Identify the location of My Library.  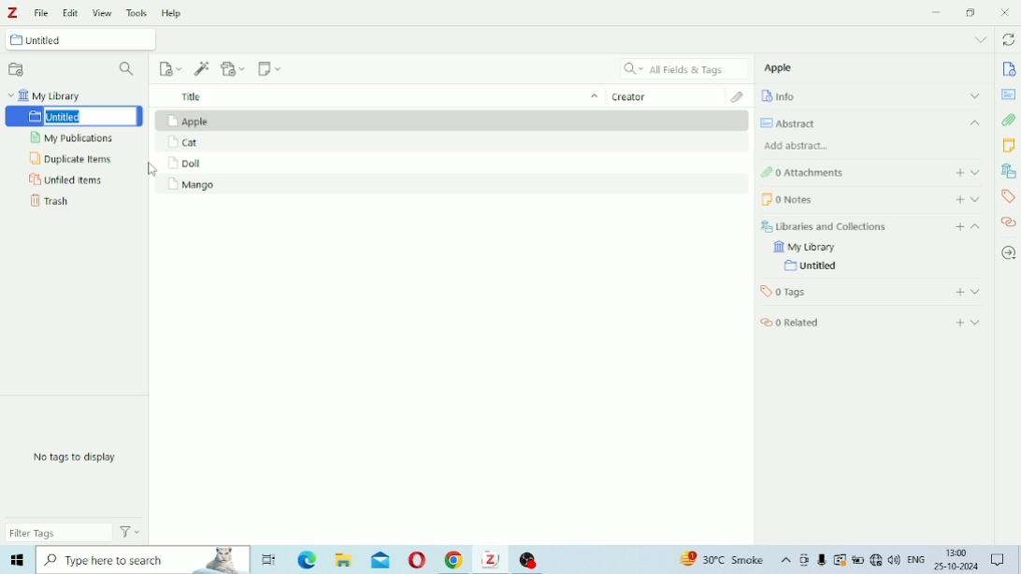
(47, 93).